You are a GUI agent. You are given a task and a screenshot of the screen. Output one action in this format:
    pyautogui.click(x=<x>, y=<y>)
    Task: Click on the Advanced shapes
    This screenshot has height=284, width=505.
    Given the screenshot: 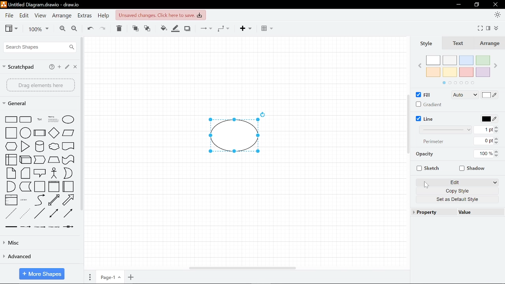 What is the action you would take?
    pyautogui.click(x=37, y=257)
    